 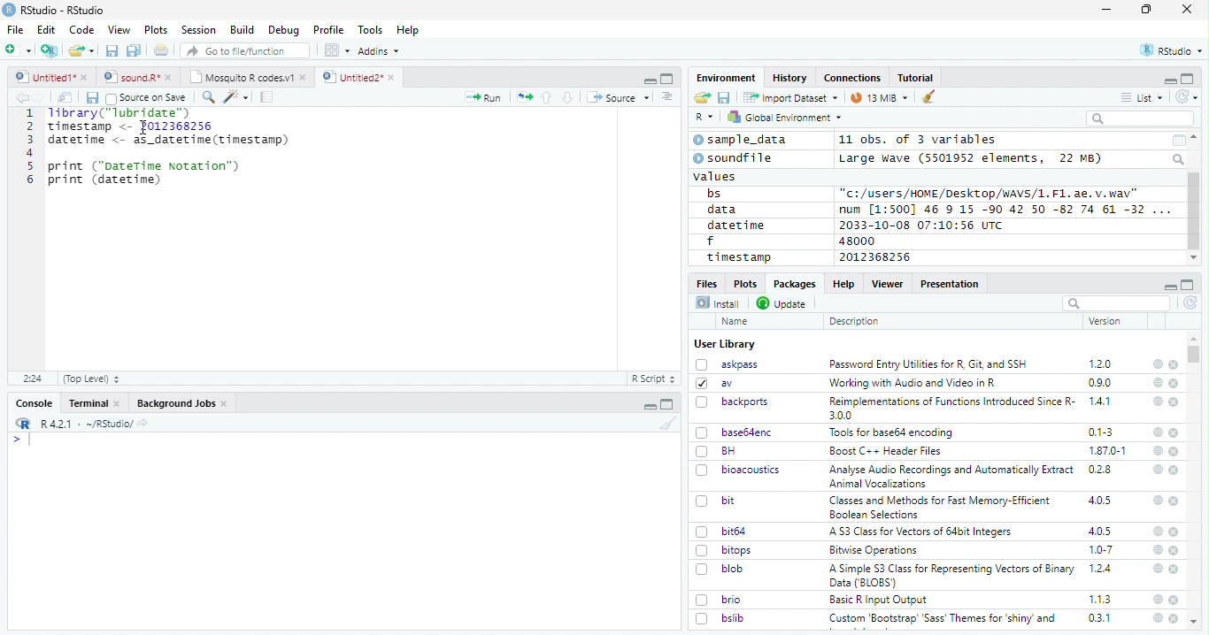 What do you see at coordinates (34, 379) in the screenshot?
I see `55:17` at bounding box center [34, 379].